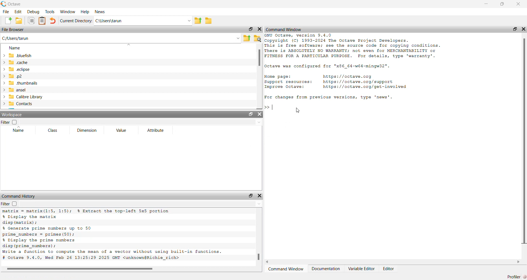 Image resolution: width=527 pixels, height=280 pixels. I want to click on Drop-down , so click(190, 21).